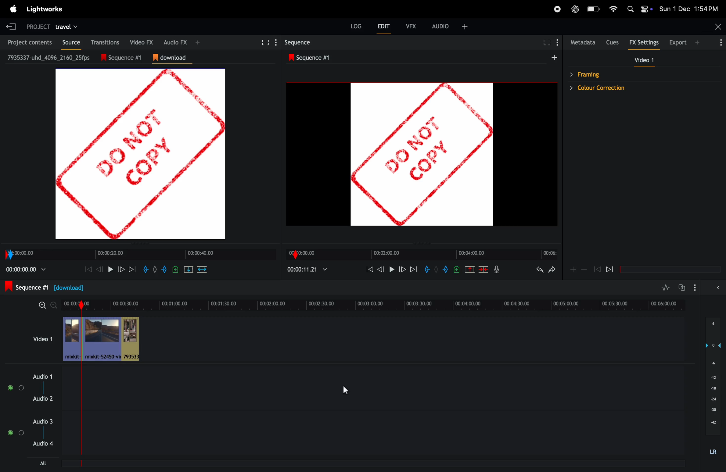 This screenshot has width=726, height=472. What do you see at coordinates (640, 74) in the screenshot?
I see `framing` at bounding box center [640, 74].